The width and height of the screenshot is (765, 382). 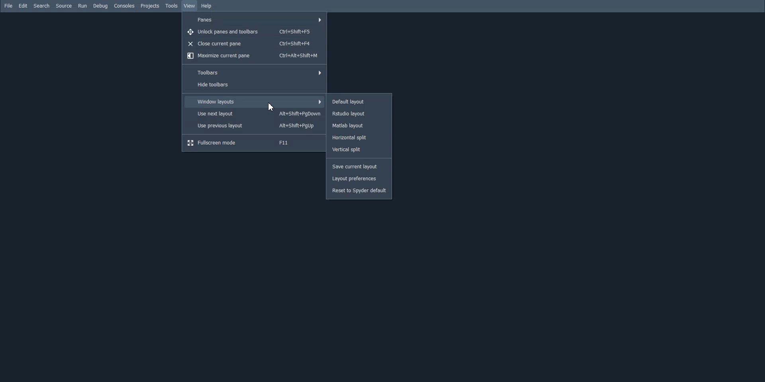 What do you see at coordinates (24, 6) in the screenshot?
I see `Edit` at bounding box center [24, 6].